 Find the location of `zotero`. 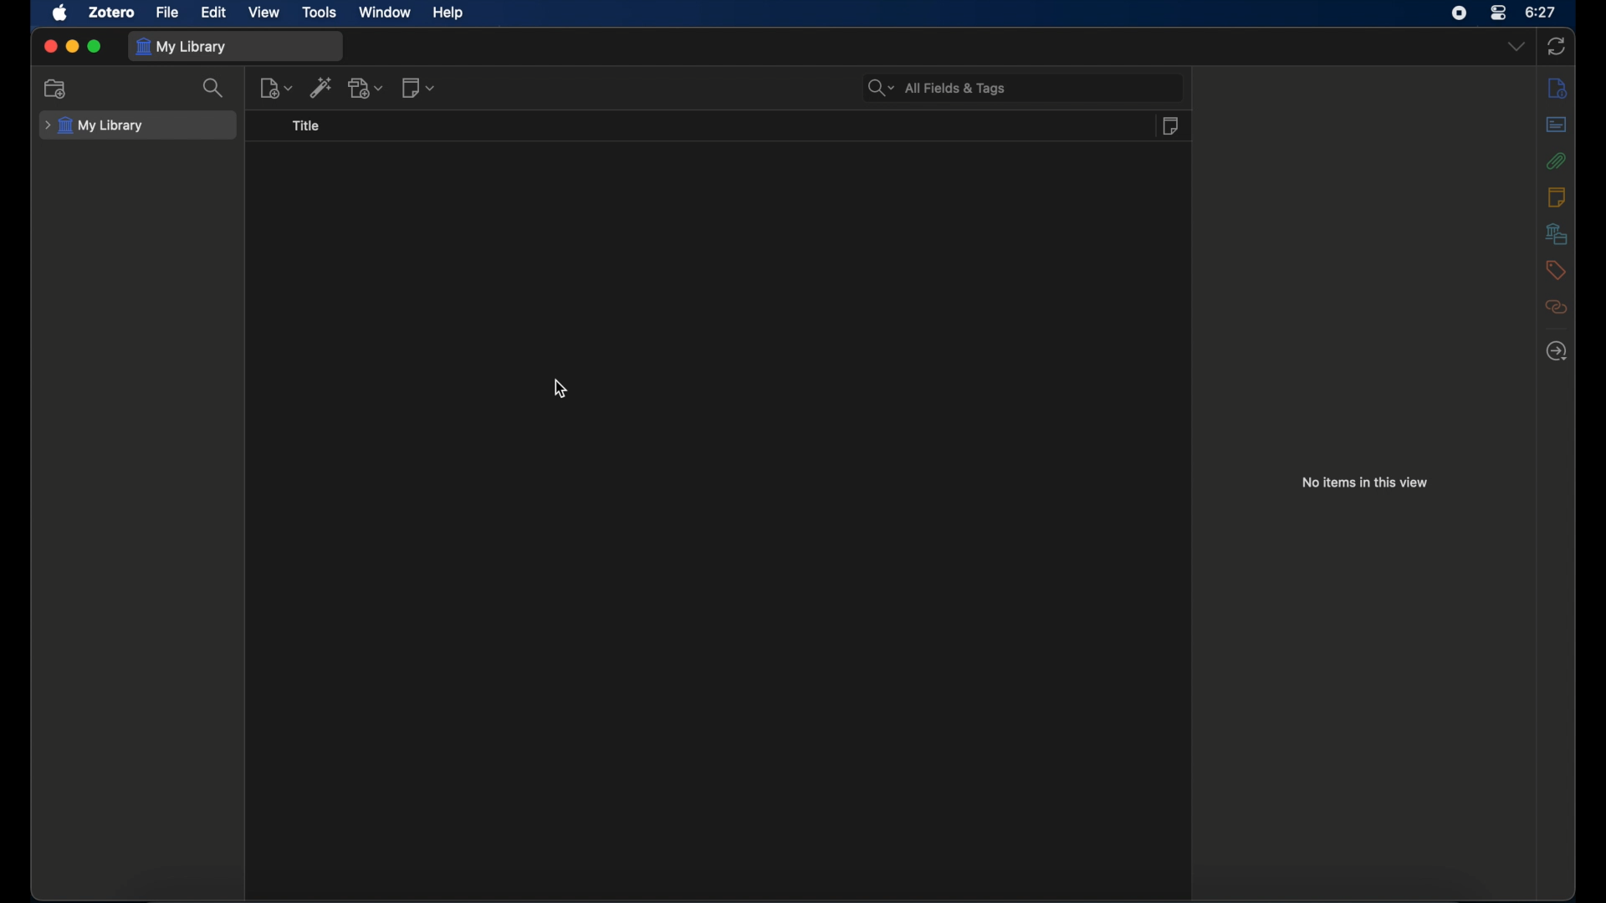

zotero is located at coordinates (112, 12).